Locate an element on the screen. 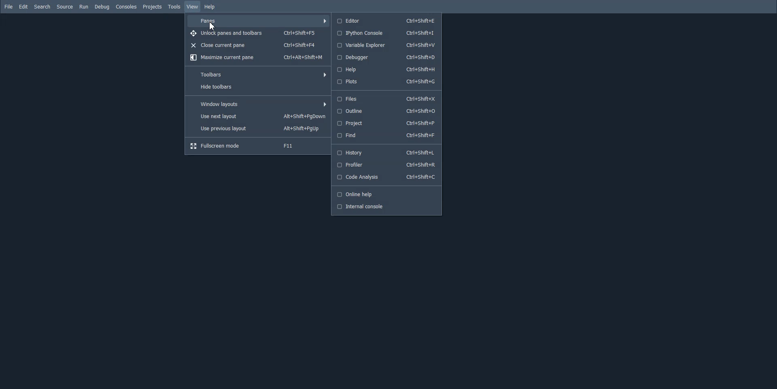 This screenshot has height=389, width=777. Toolbars is located at coordinates (259, 73).